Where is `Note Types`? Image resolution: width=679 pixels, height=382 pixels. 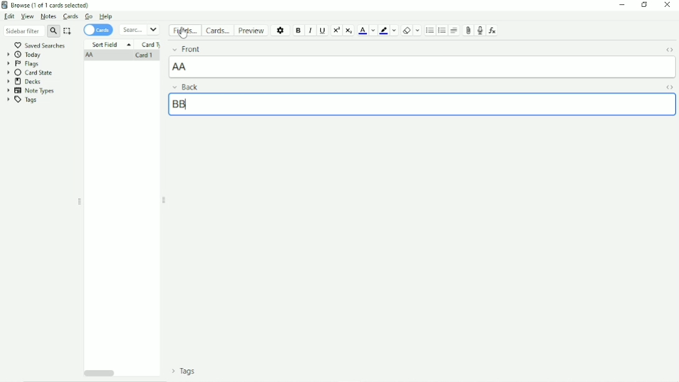 Note Types is located at coordinates (31, 91).